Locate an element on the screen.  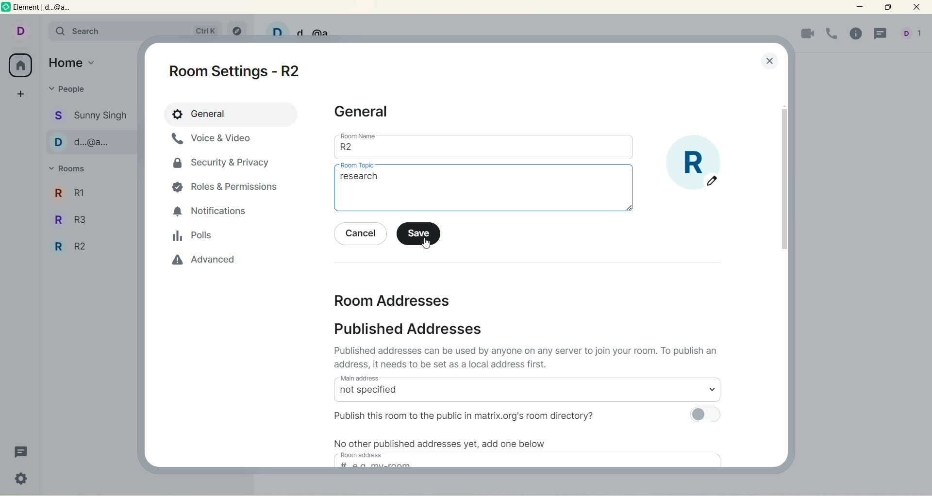
create space is located at coordinates (21, 94).